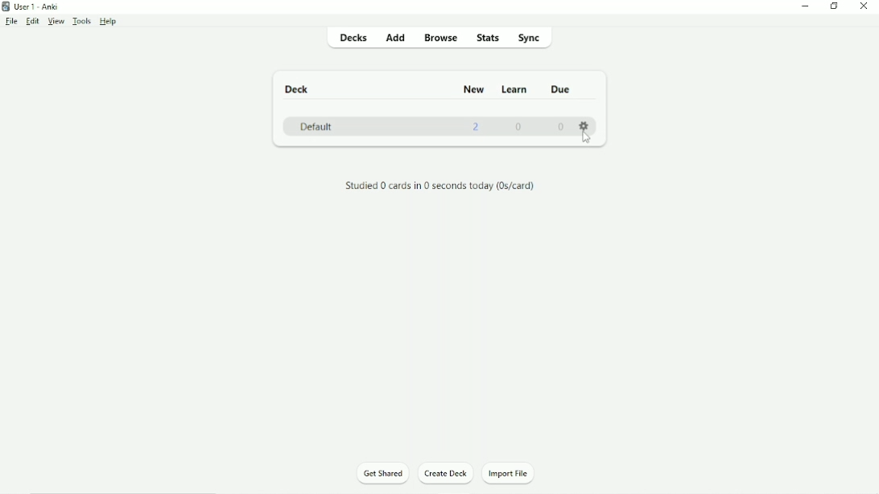  I want to click on Edit, so click(32, 21).